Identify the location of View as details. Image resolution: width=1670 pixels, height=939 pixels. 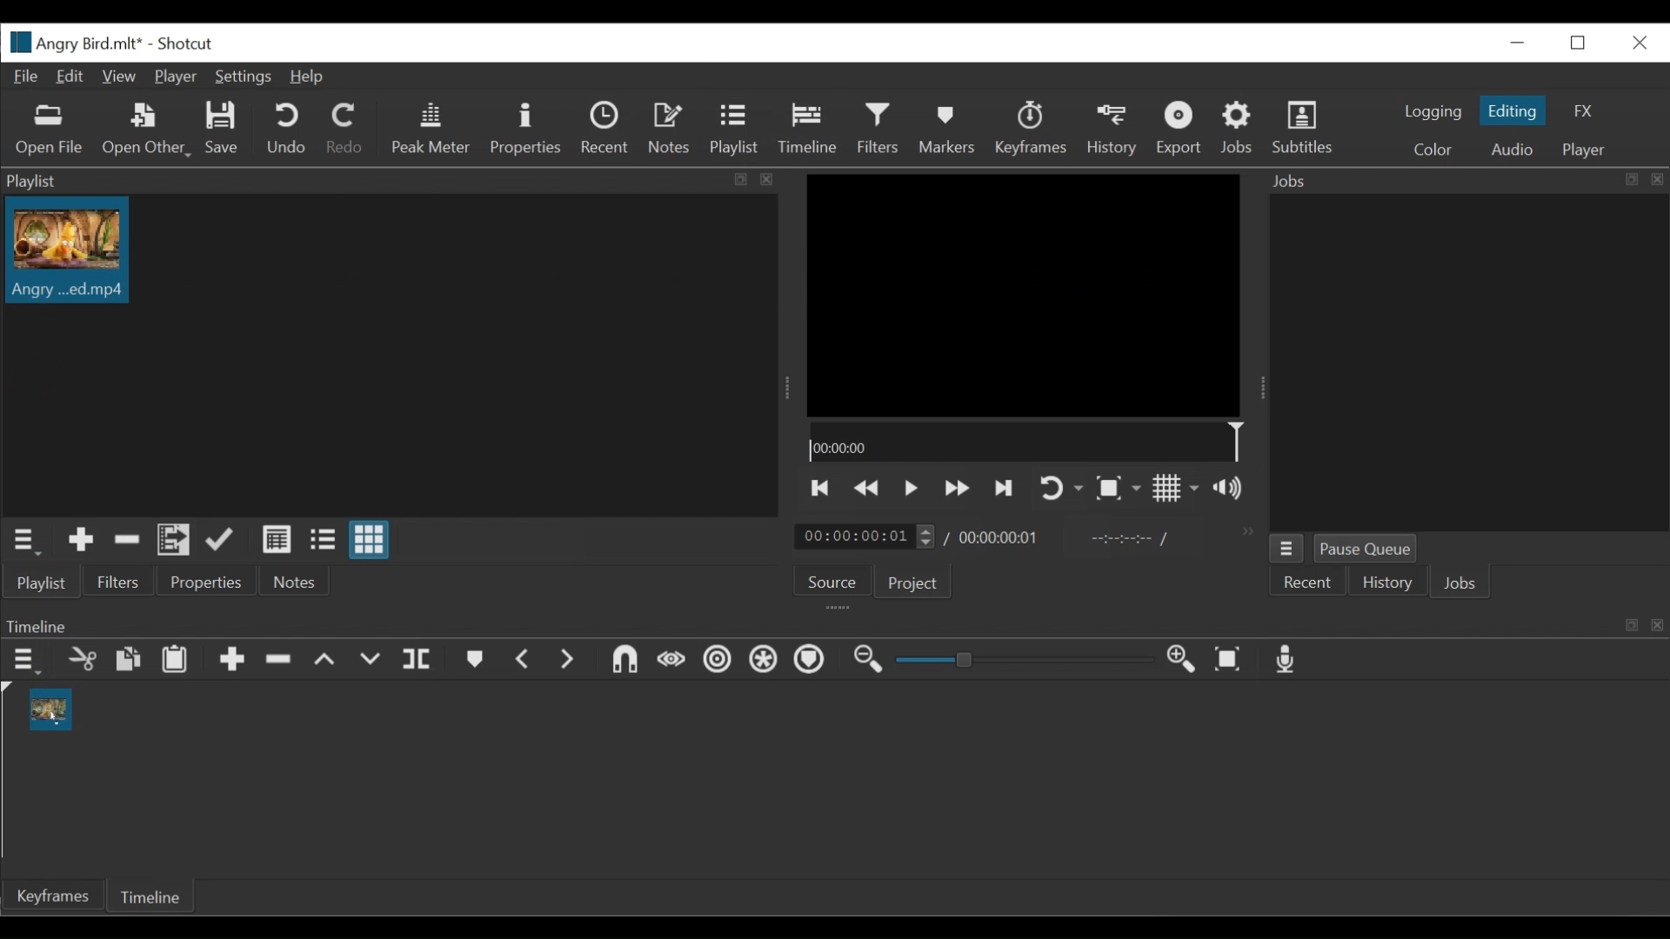
(276, 540).